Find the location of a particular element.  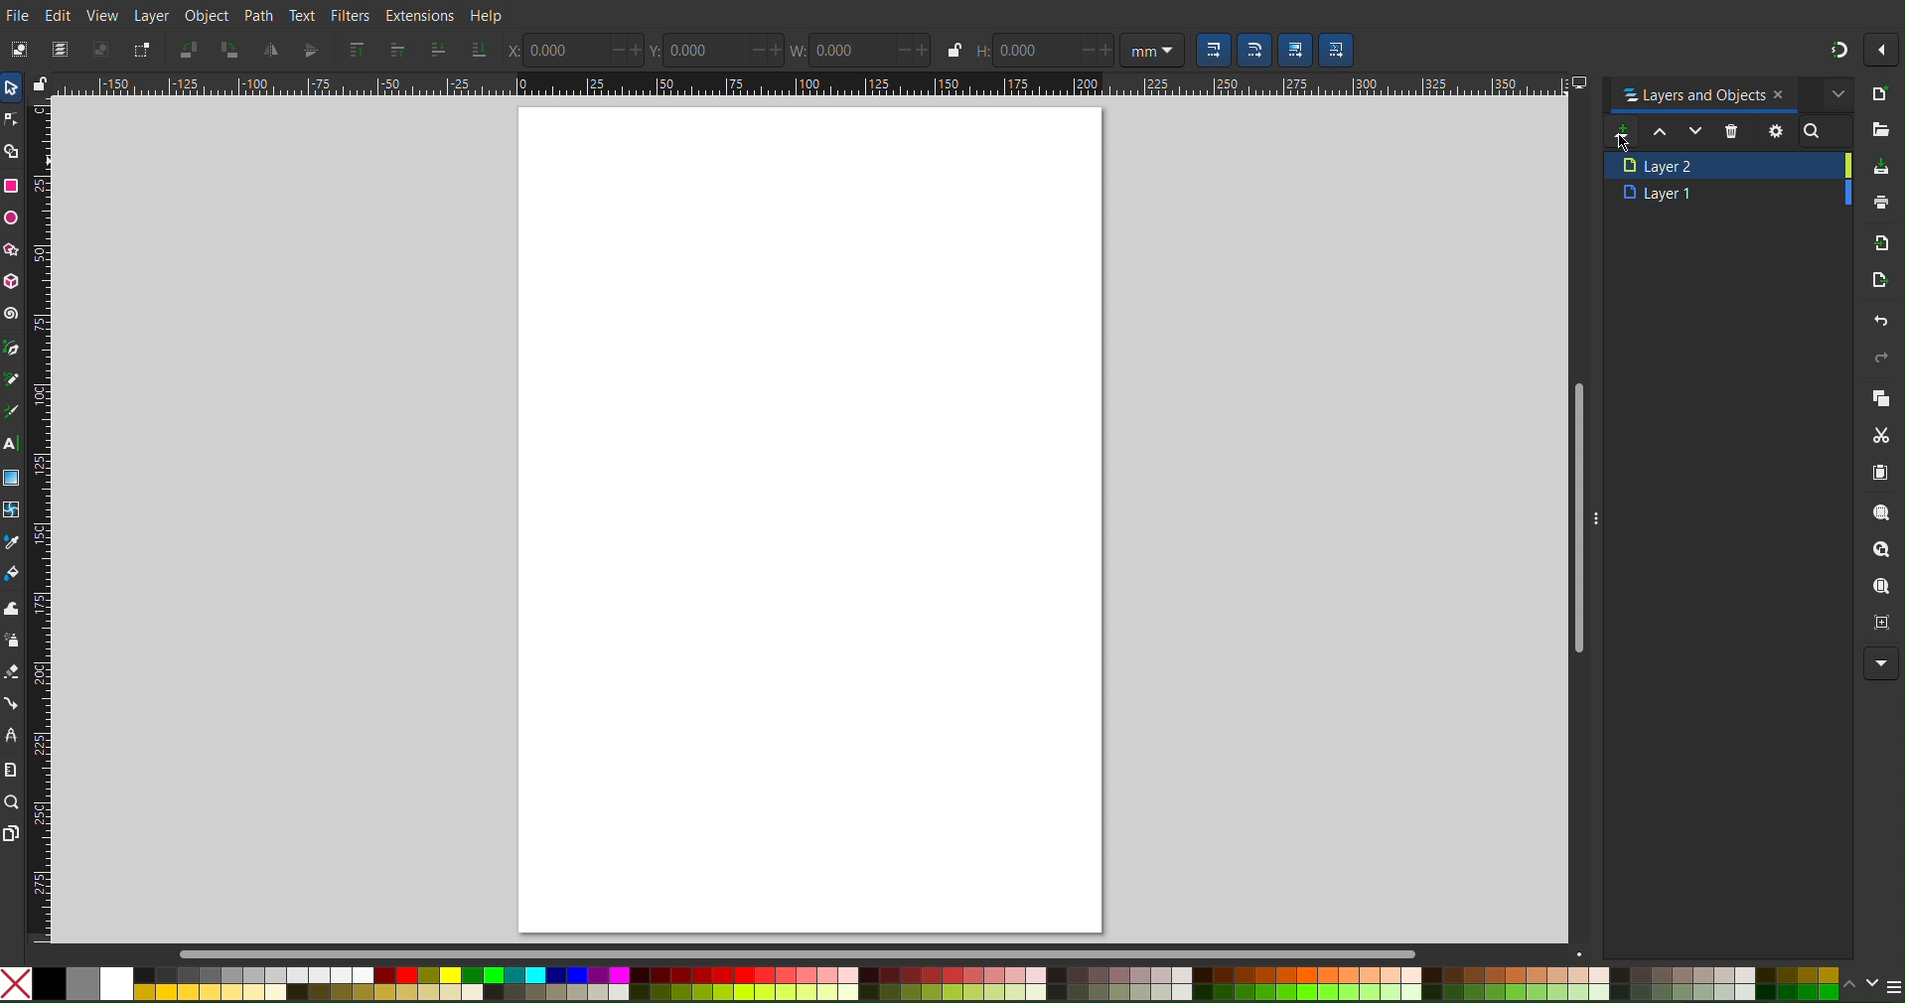

More Options is located at coordinates (1882, 663).